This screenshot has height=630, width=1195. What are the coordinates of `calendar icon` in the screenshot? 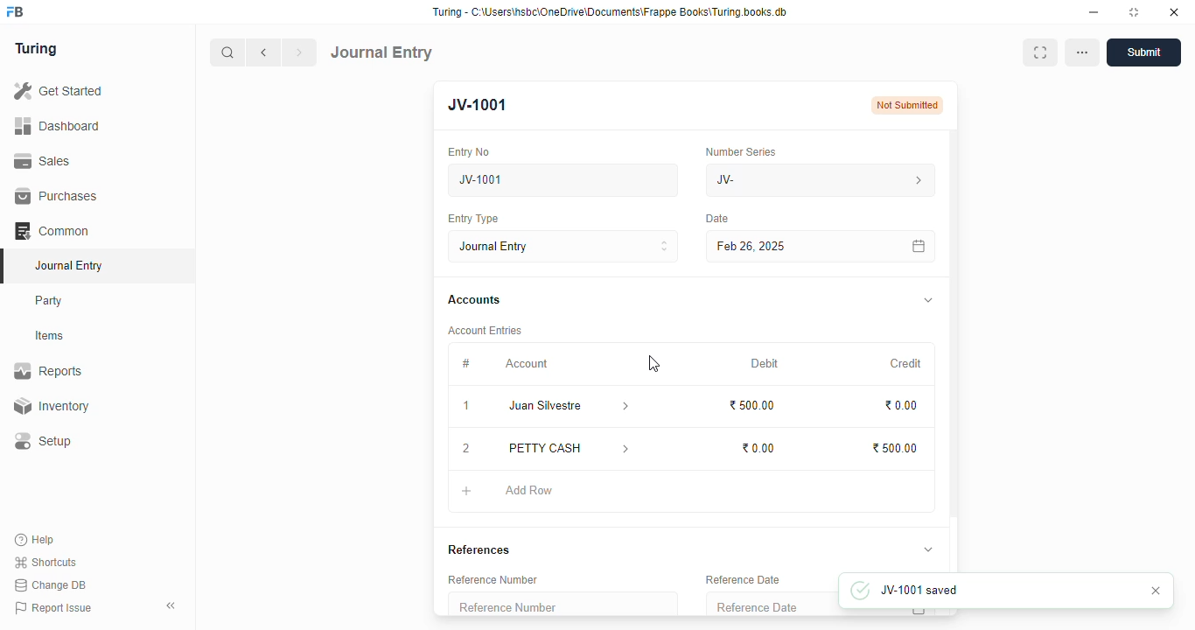 It's located at (918, 246).